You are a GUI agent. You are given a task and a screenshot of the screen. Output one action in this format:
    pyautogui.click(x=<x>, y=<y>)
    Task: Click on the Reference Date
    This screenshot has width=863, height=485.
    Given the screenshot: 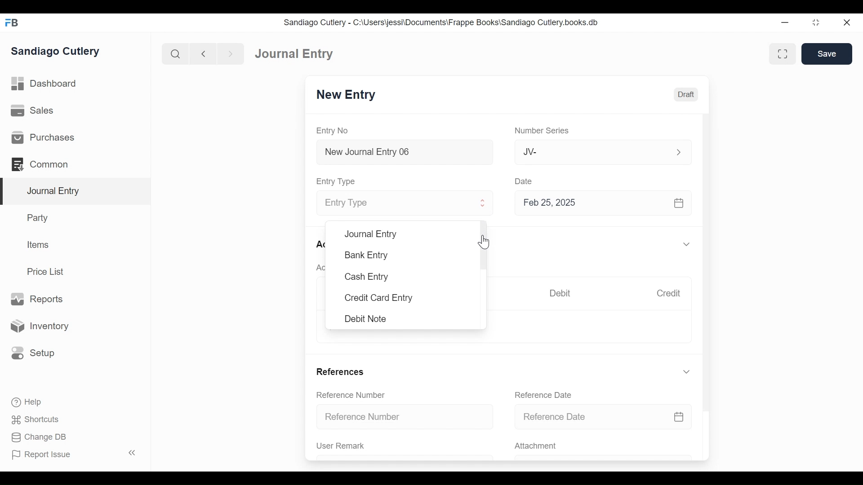 What is the action you would take?
    pyautogui.click(x=543, y=395)
    